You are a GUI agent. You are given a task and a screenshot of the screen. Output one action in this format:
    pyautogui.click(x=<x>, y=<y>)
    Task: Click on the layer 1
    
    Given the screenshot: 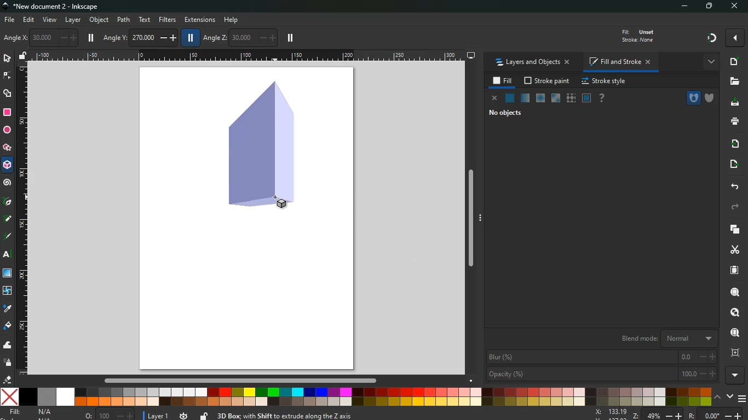 What is the action you would take?
    pyautogui.click(x=159, y=414)
    